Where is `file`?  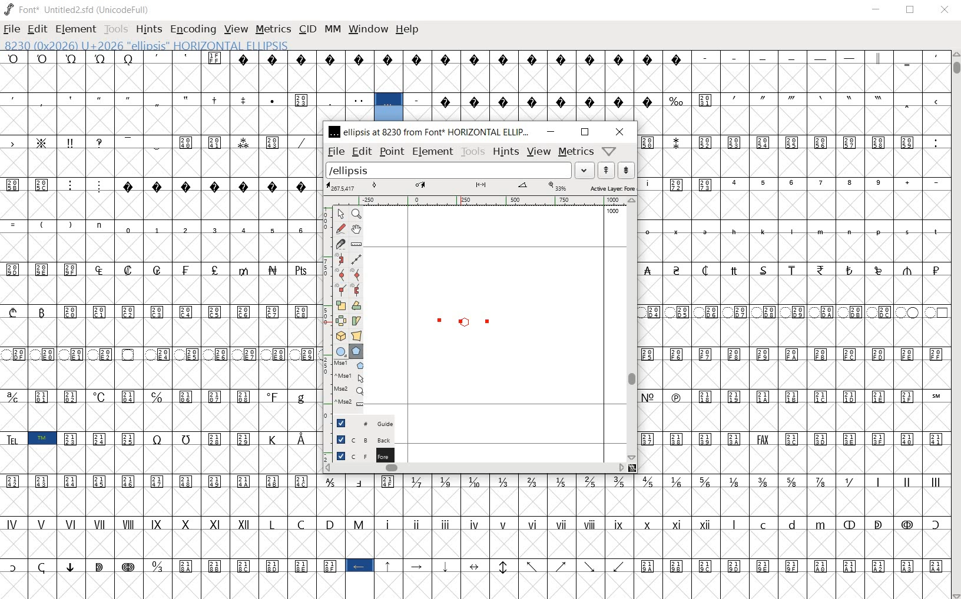
file is located at coordinates (335, 151).